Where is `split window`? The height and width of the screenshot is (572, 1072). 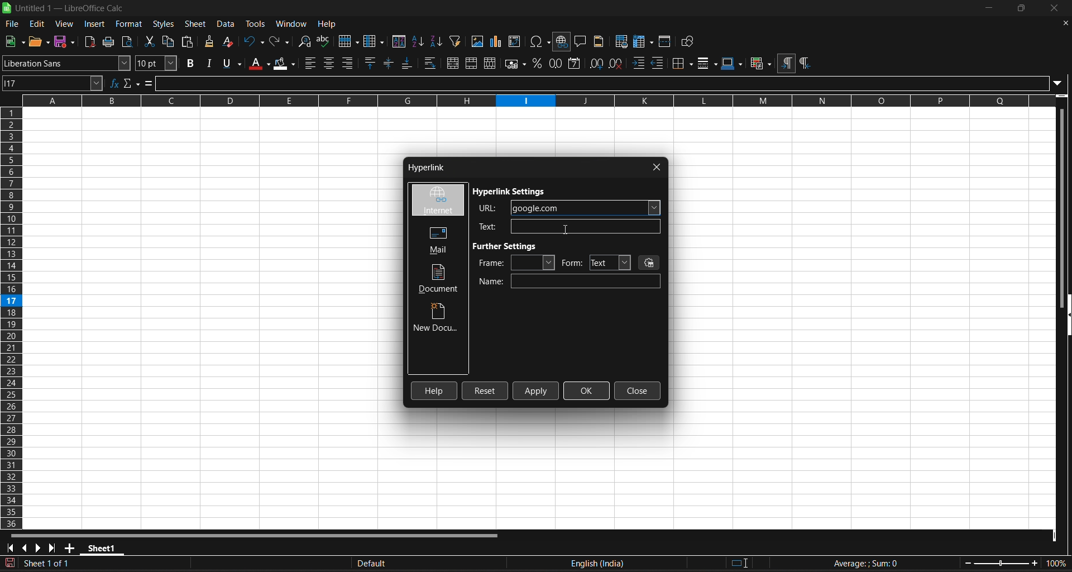
split window is located at coordinates (666, 41).